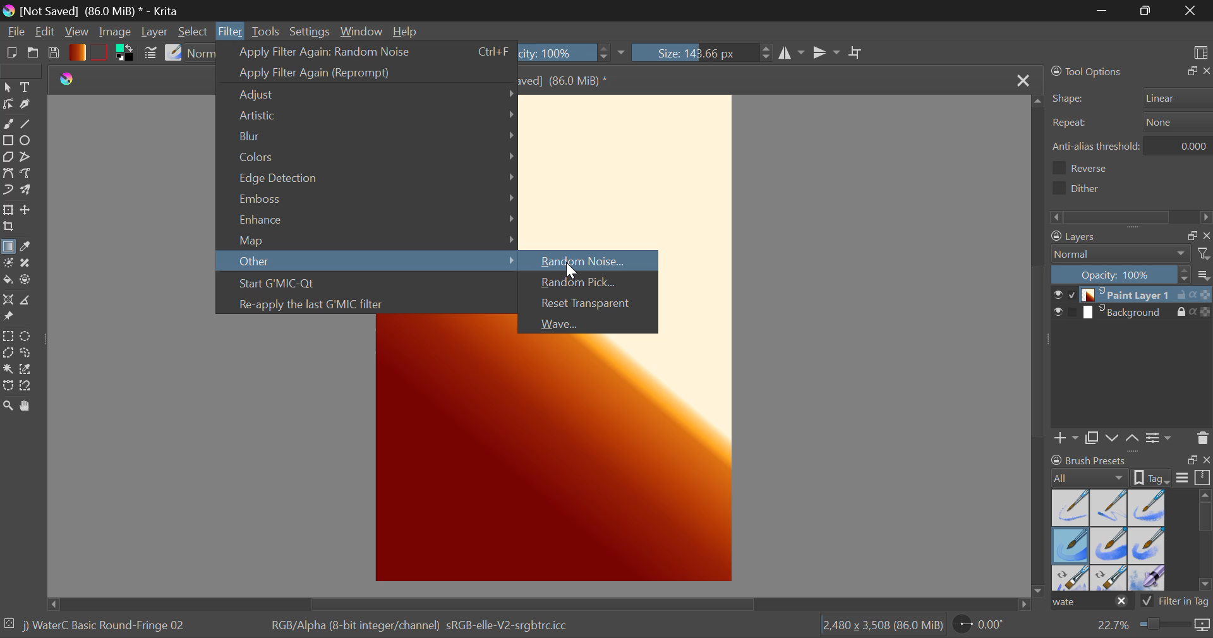 This screenshot has height=638, width=1213. Describe the element at coordinates (1205, 253) in the screenshot. I see `filter` at that location.